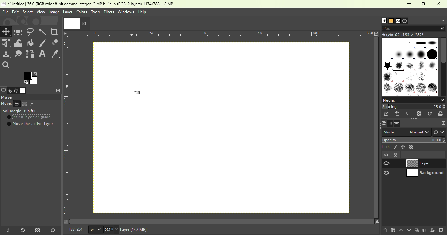 This screenshot has height=235, width=447. I want to click on Cursor, so click(9, 118).